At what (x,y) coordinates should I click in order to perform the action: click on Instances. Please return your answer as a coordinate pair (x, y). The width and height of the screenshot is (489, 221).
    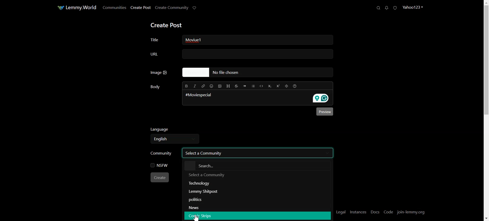
    Looking at the image, I should click on (358, 212).